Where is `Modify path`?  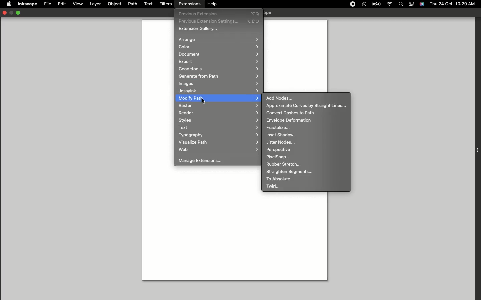
Modify path is located at coordinates (217, 98).